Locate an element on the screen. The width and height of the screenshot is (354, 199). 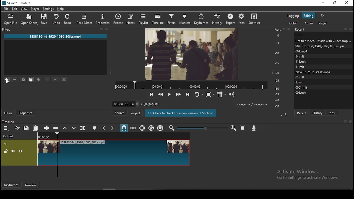
toggle player looping is located at coordinates (199, 94).